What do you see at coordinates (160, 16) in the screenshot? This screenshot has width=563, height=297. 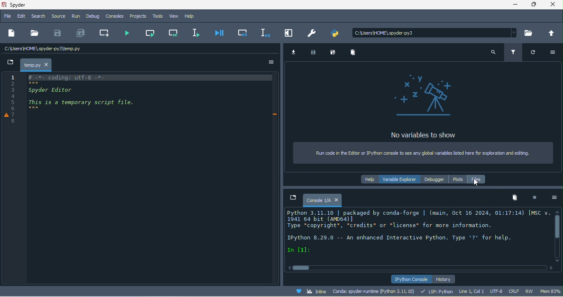 I see `tools` at bounding box center [160, 16].